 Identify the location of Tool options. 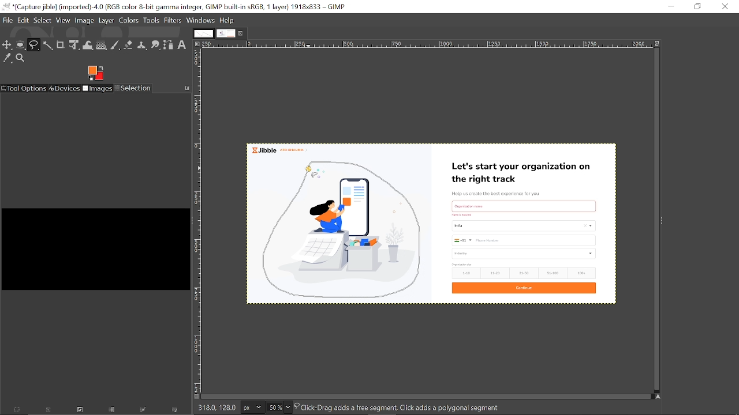
(24, 88).